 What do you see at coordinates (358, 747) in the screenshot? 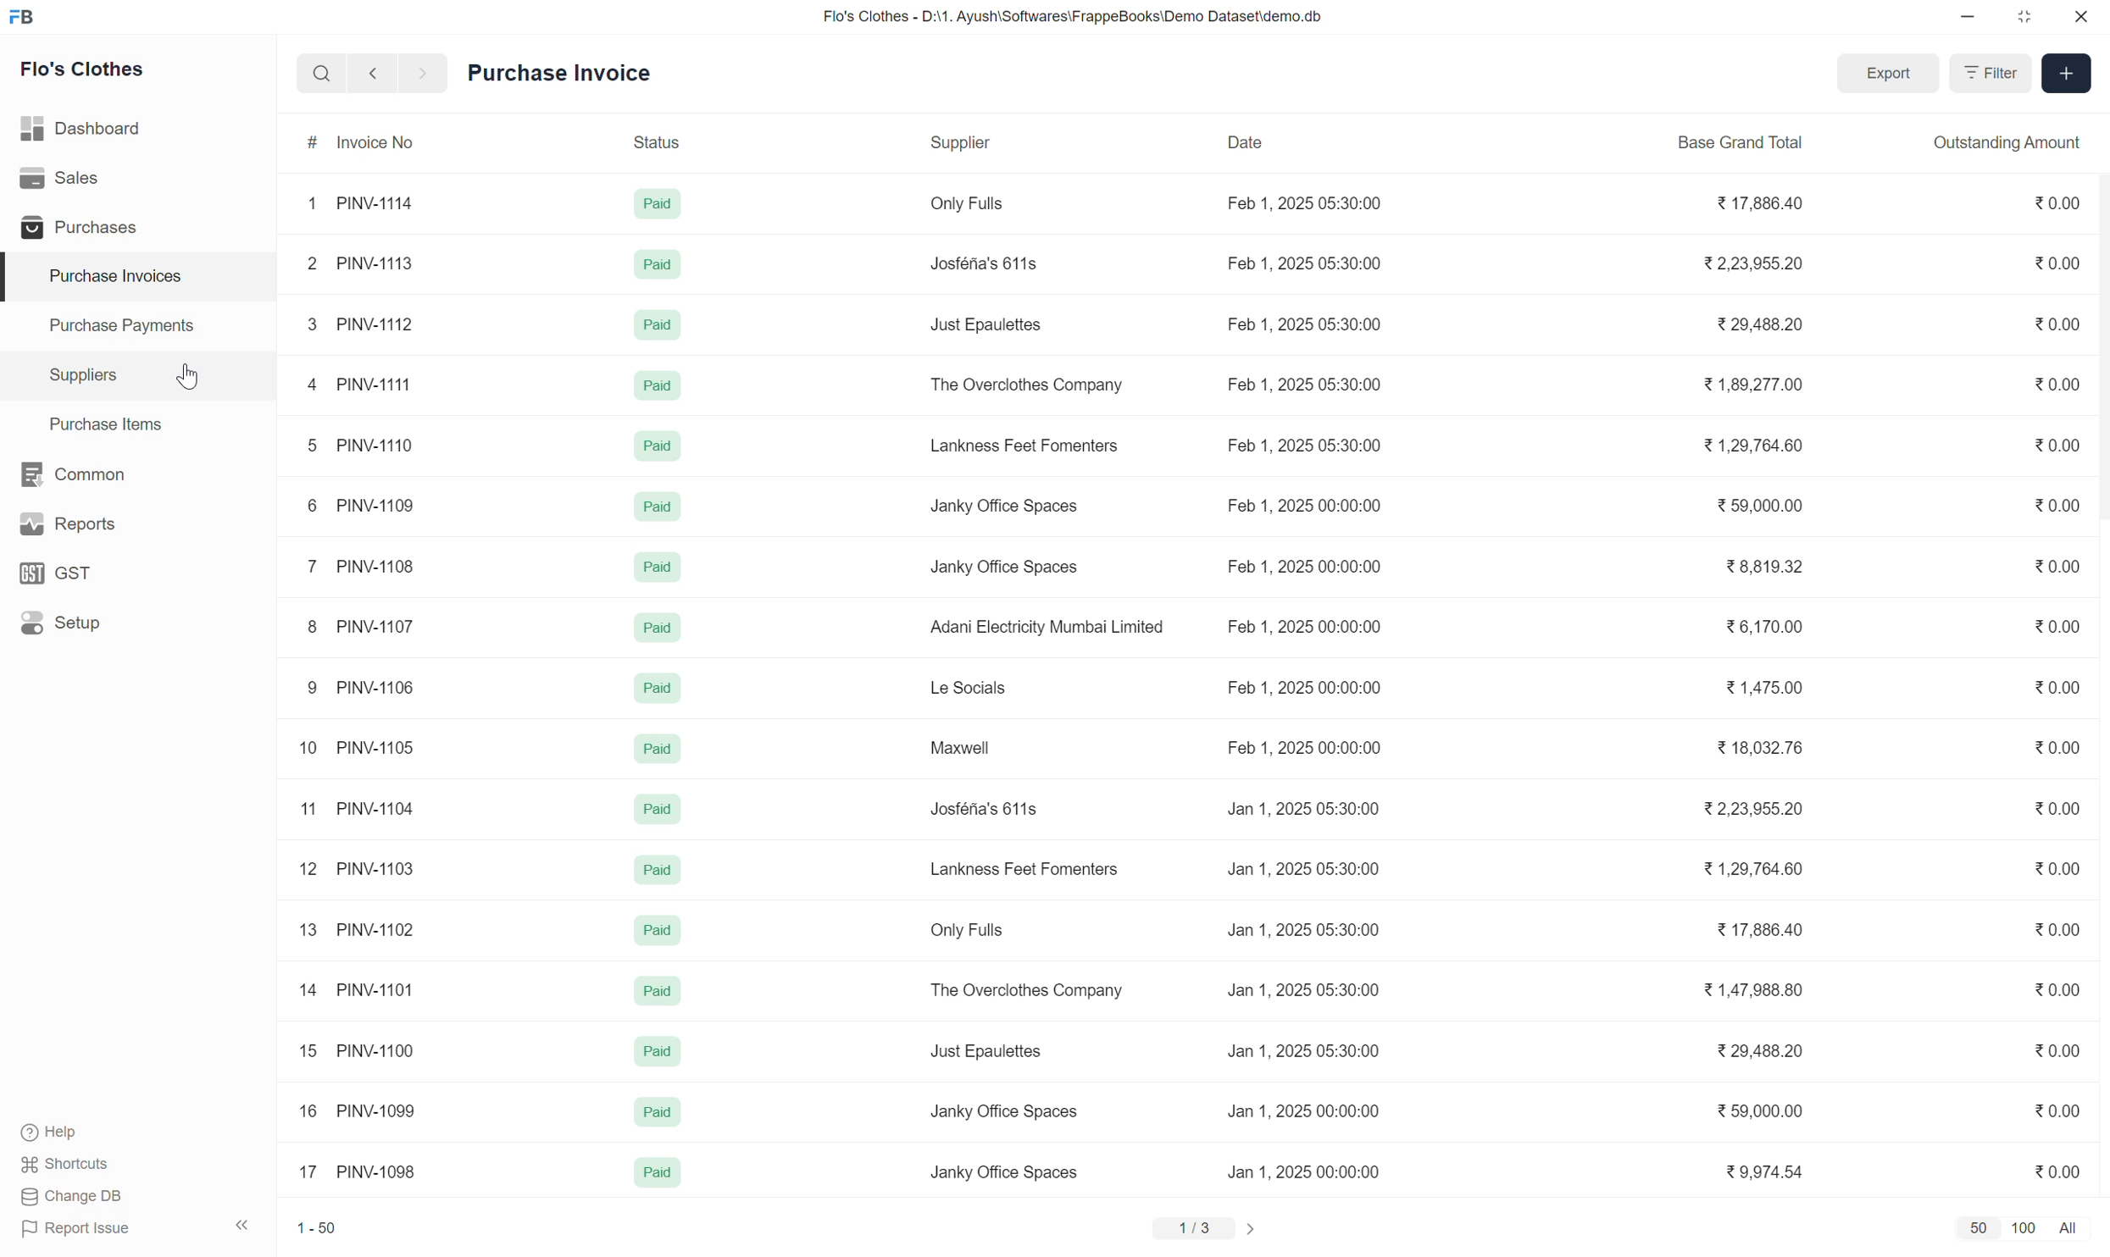
I see `10 PINV-1105` at bounding box center [358, 747].